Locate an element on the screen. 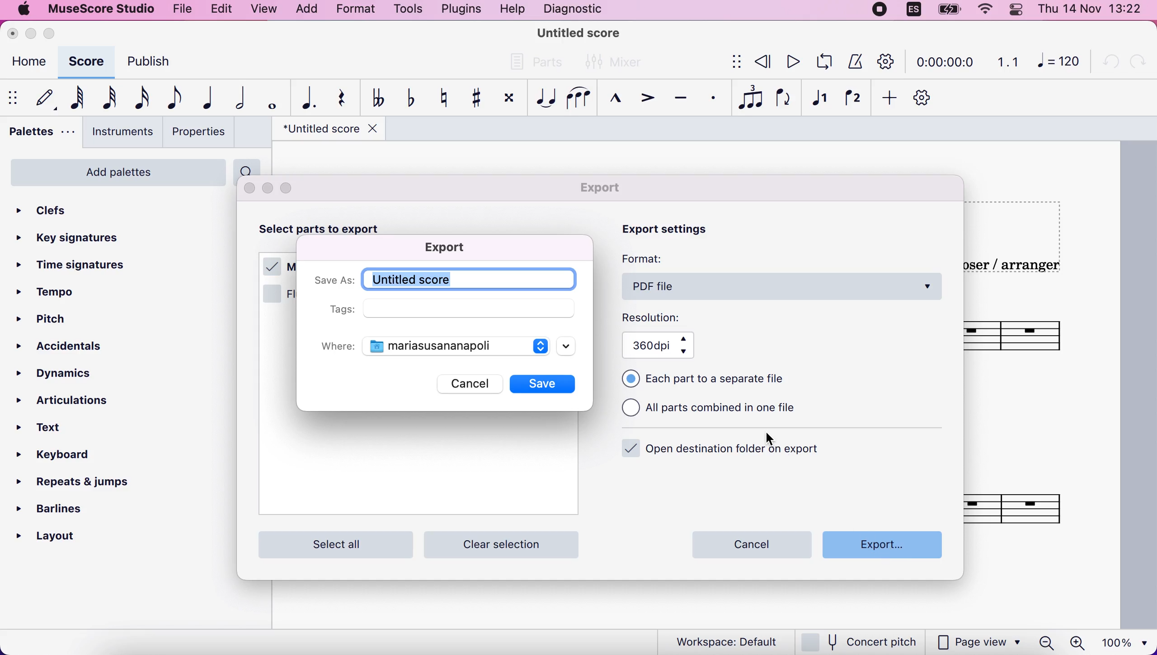 The width and height of the screenshot is (1157, 655). score is located at coordinates (86, 62).